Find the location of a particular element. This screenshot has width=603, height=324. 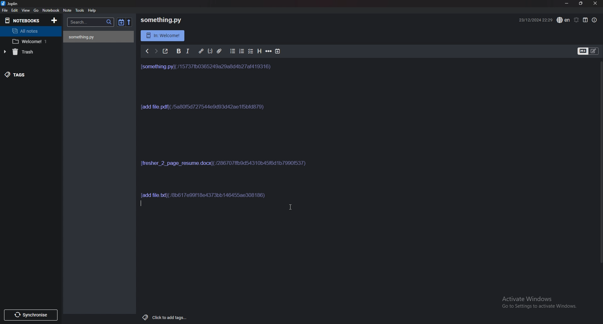

Help is located at coordinates (93, 10).